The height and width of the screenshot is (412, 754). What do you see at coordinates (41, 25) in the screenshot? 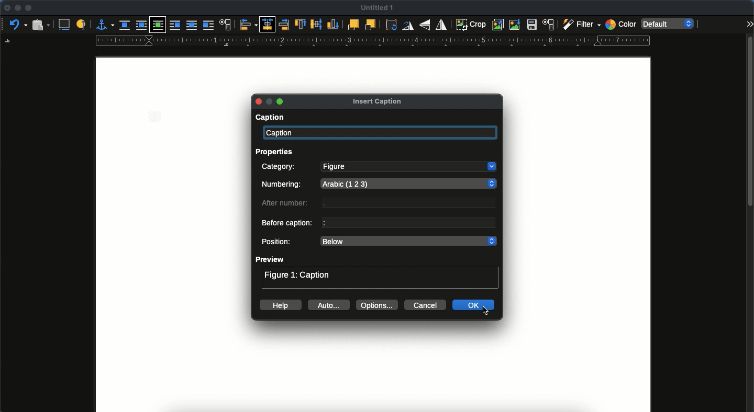
I see `paste` at bounding box center [41, 25].